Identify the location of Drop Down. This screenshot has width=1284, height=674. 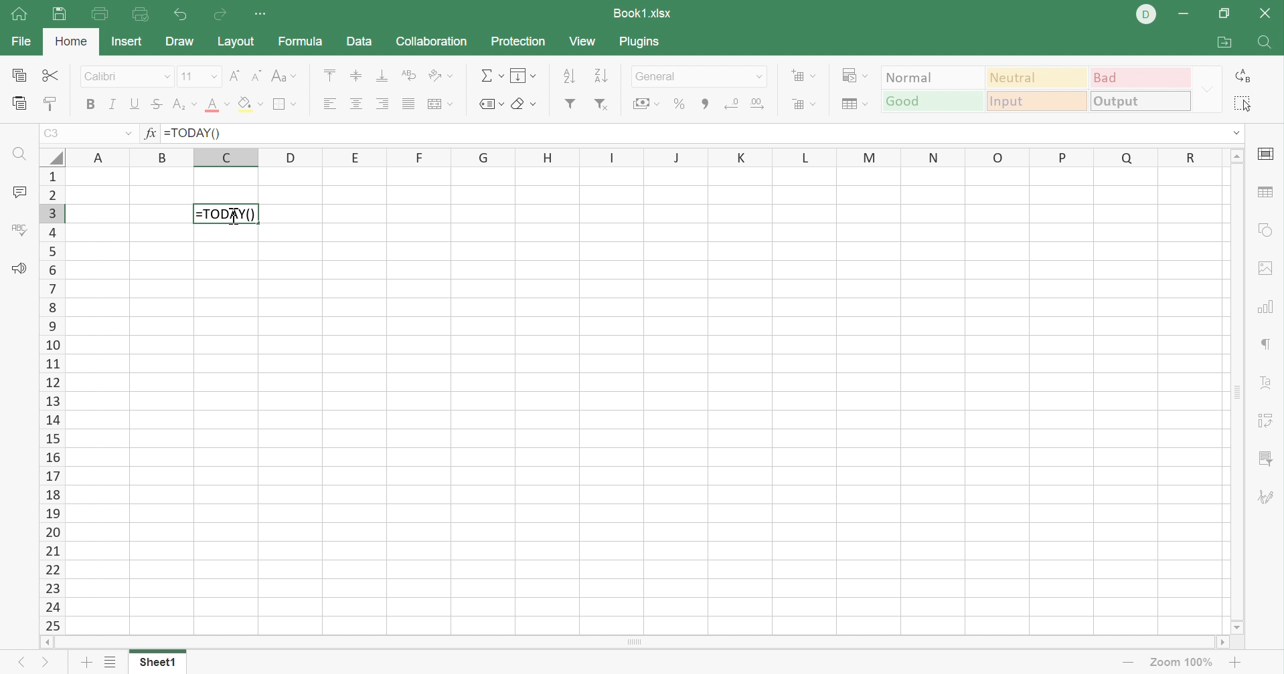
(762, 79).